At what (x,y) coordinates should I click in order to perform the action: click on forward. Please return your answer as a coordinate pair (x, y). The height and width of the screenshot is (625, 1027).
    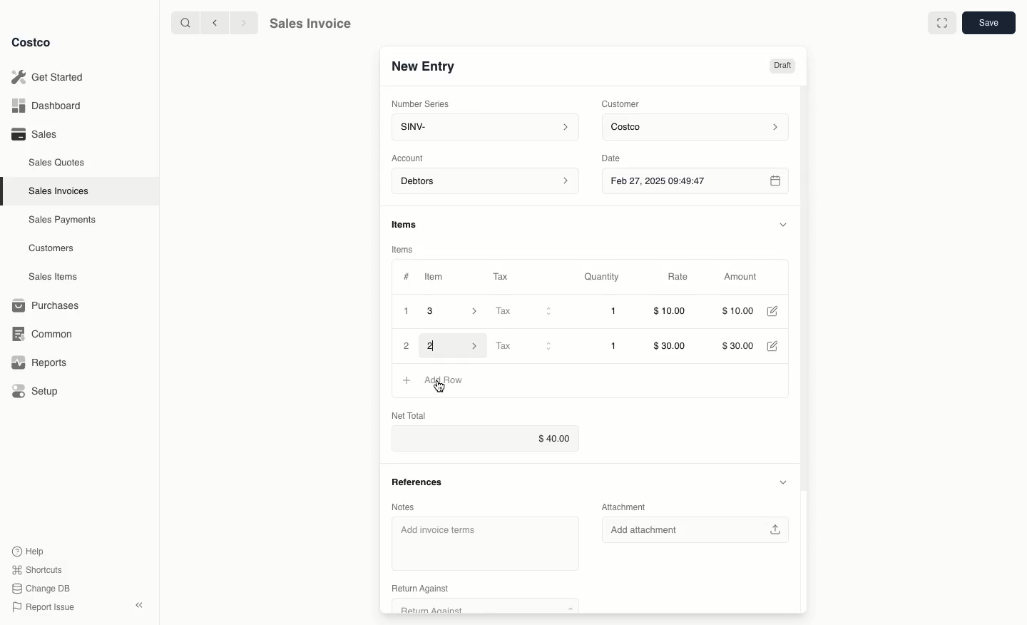
    Looking at the image, I should click on (242, 22).